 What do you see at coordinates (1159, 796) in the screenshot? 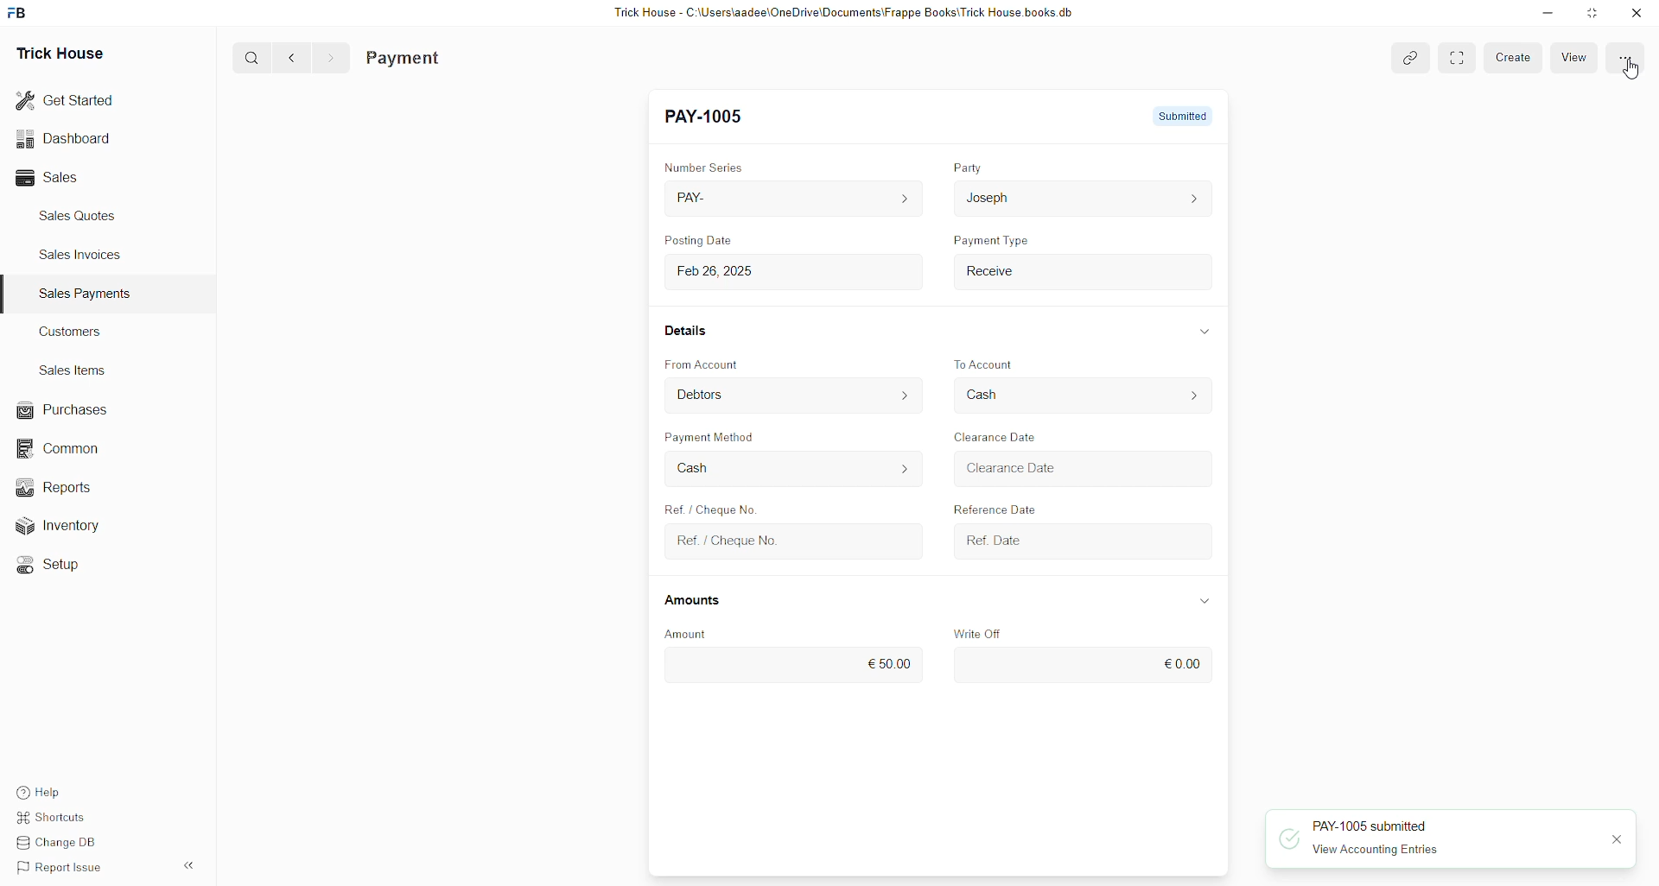
I see `Amount` at bounding box center [1159, 796].